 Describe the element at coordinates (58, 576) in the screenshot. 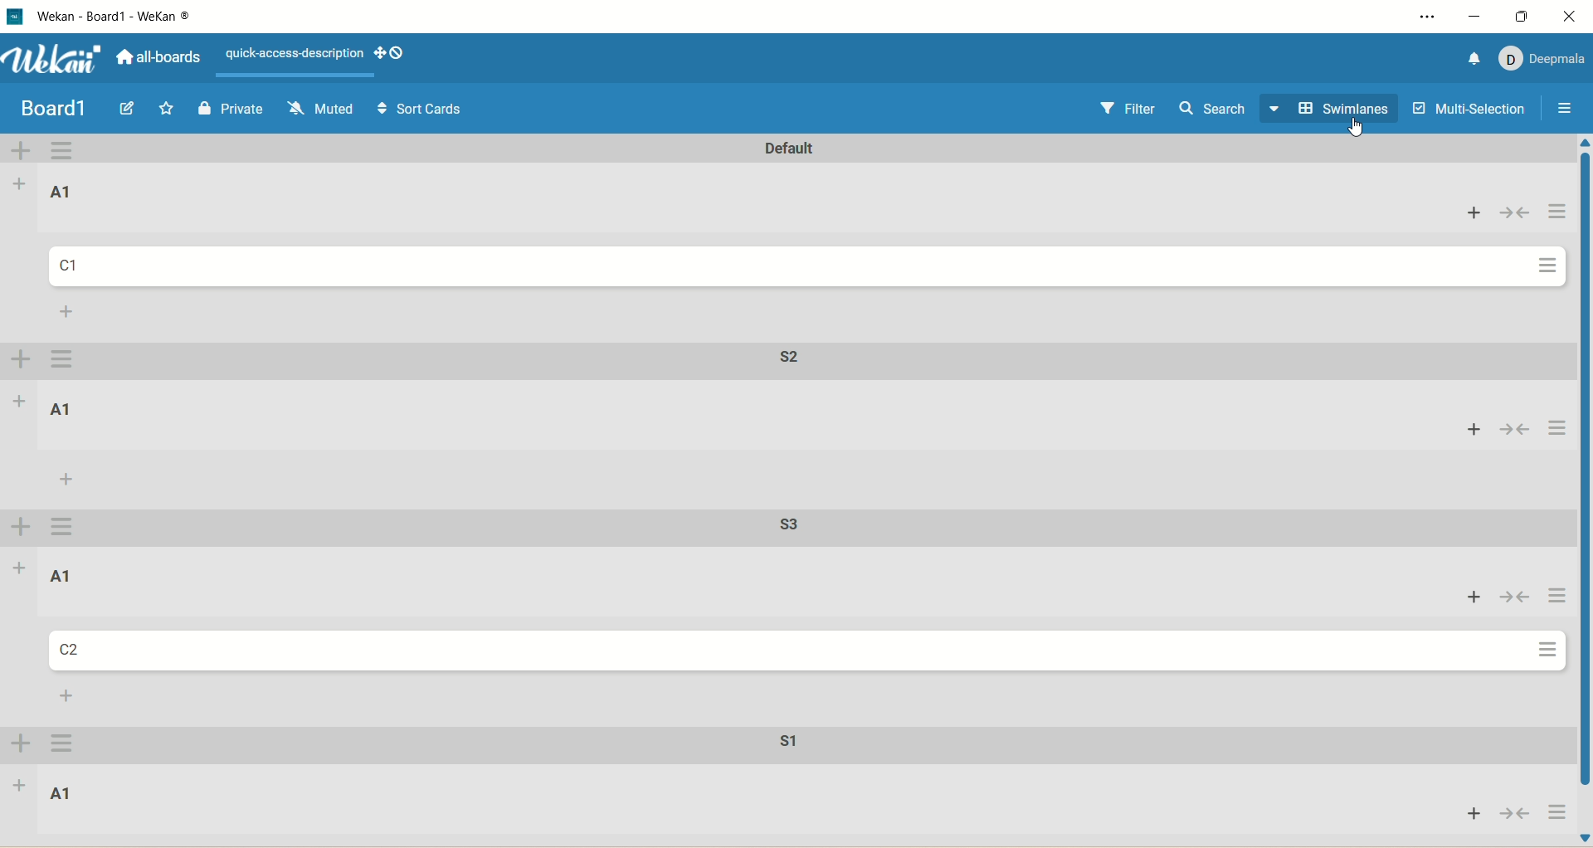

I see `list title` at that location.